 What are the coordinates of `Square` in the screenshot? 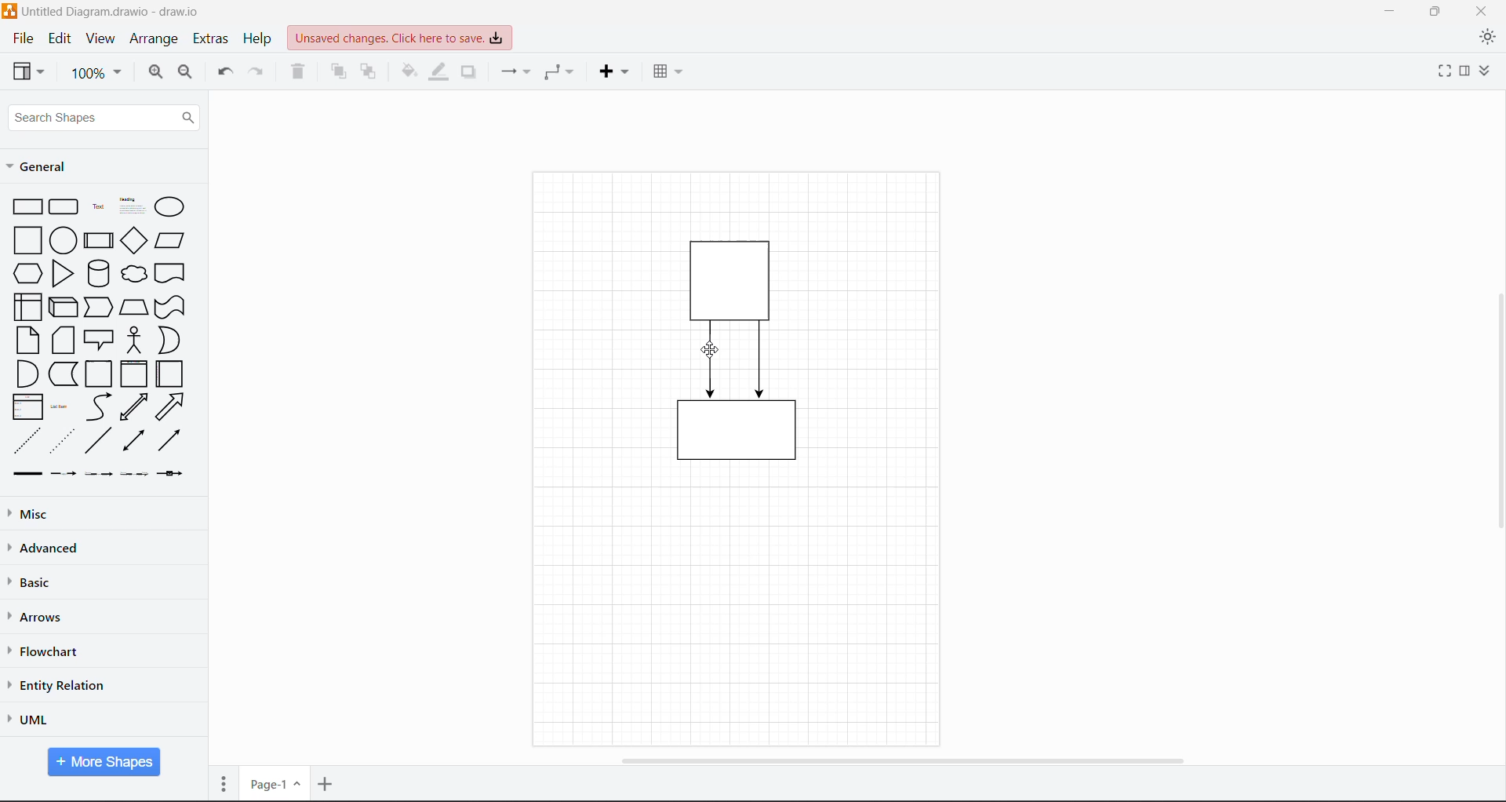 It's located at (26, 239).